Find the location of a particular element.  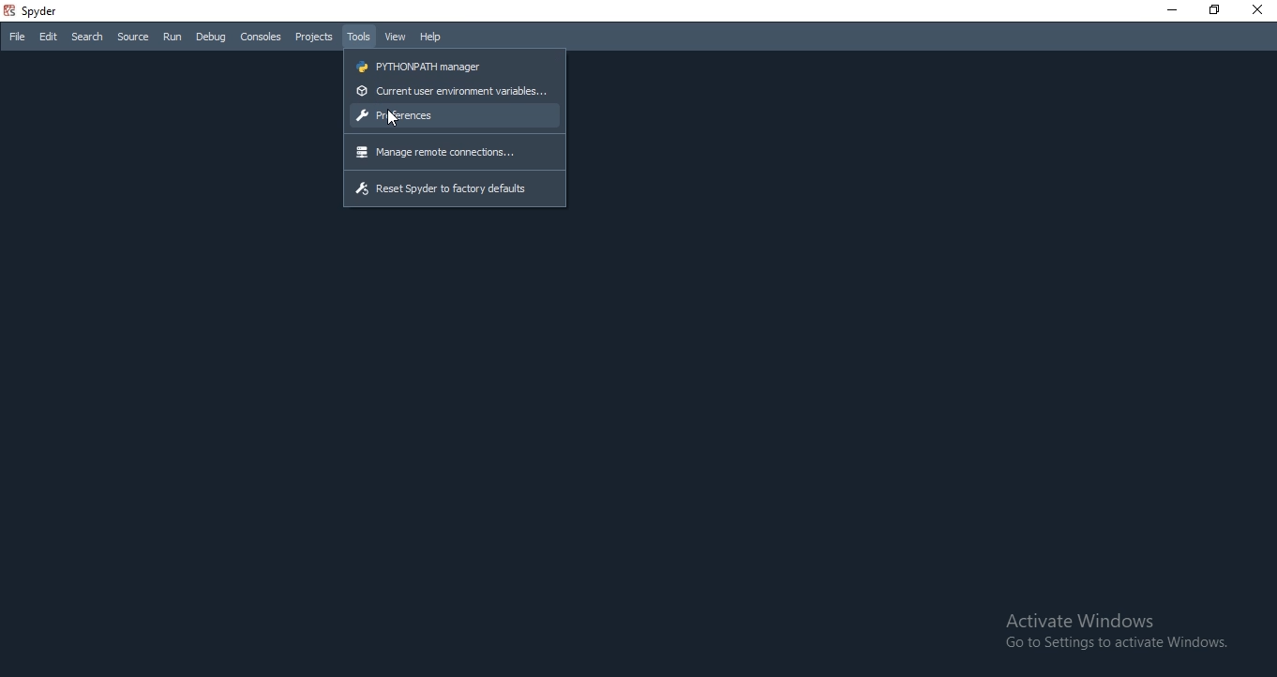

Current user environment variables is located at coordinates (449, 94).